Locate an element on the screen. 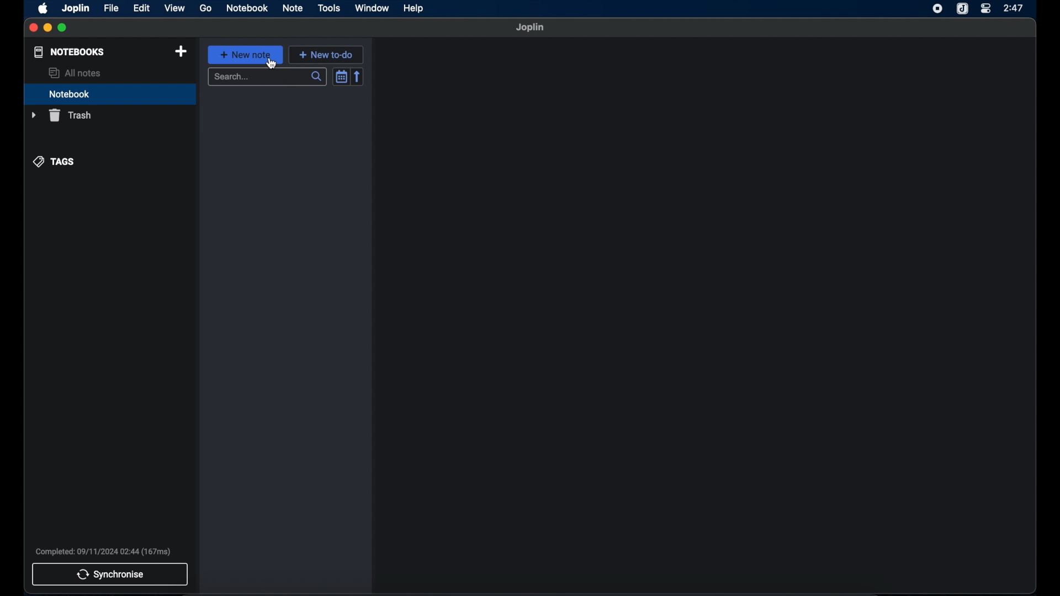  appleicon is located at coordinates (43, 9).